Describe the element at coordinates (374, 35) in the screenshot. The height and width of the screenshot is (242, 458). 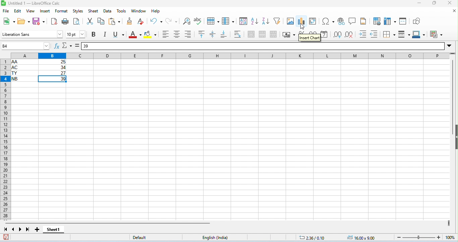
I see `decrease indent` at that location.